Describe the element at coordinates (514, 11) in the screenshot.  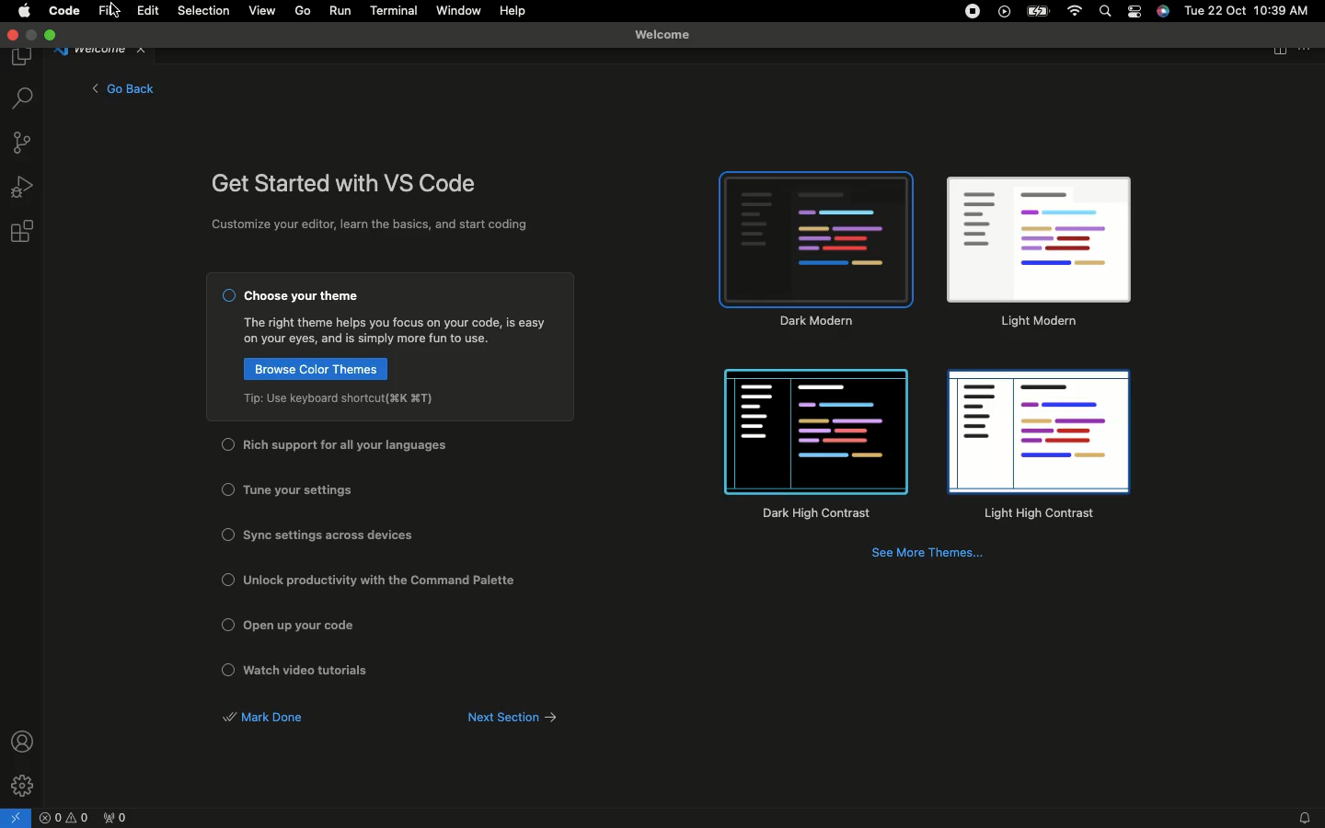
I see `Help` at that location.